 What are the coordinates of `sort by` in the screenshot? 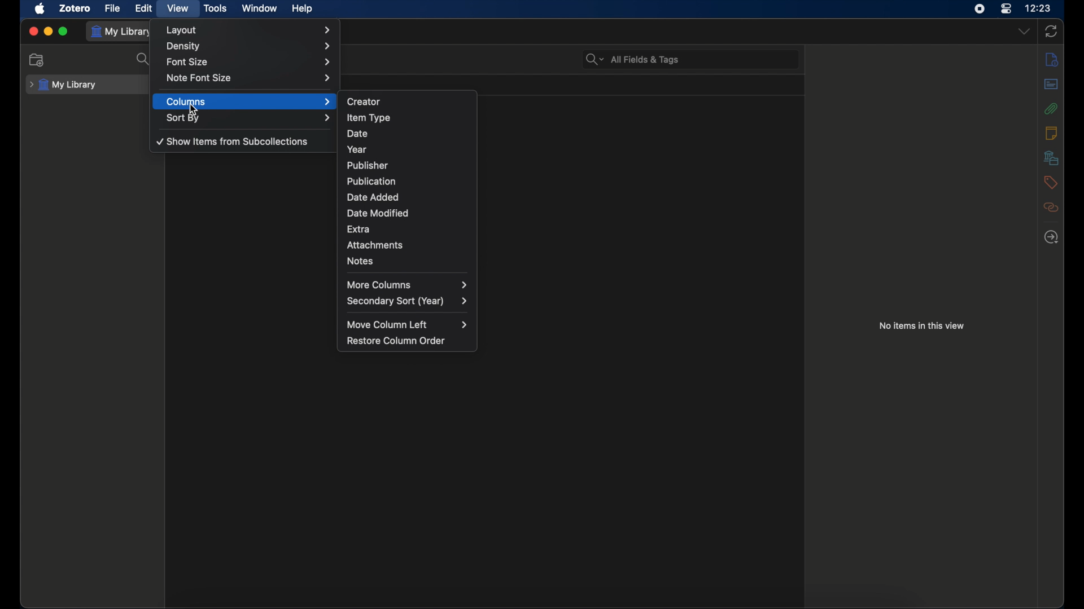 It's located at (248, 118).